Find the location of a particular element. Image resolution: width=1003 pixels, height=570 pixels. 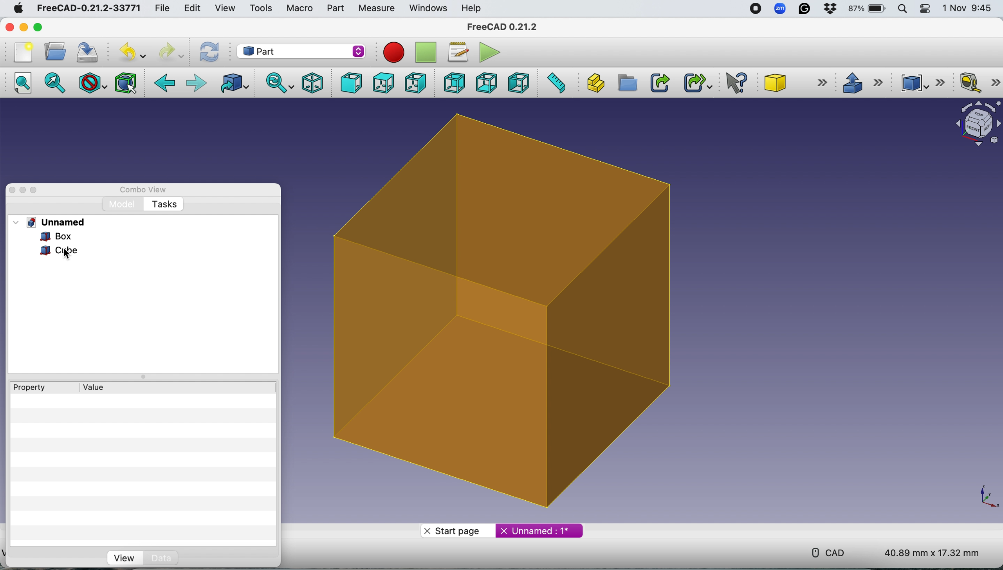

Combo view is located at coordinates (144, 190).